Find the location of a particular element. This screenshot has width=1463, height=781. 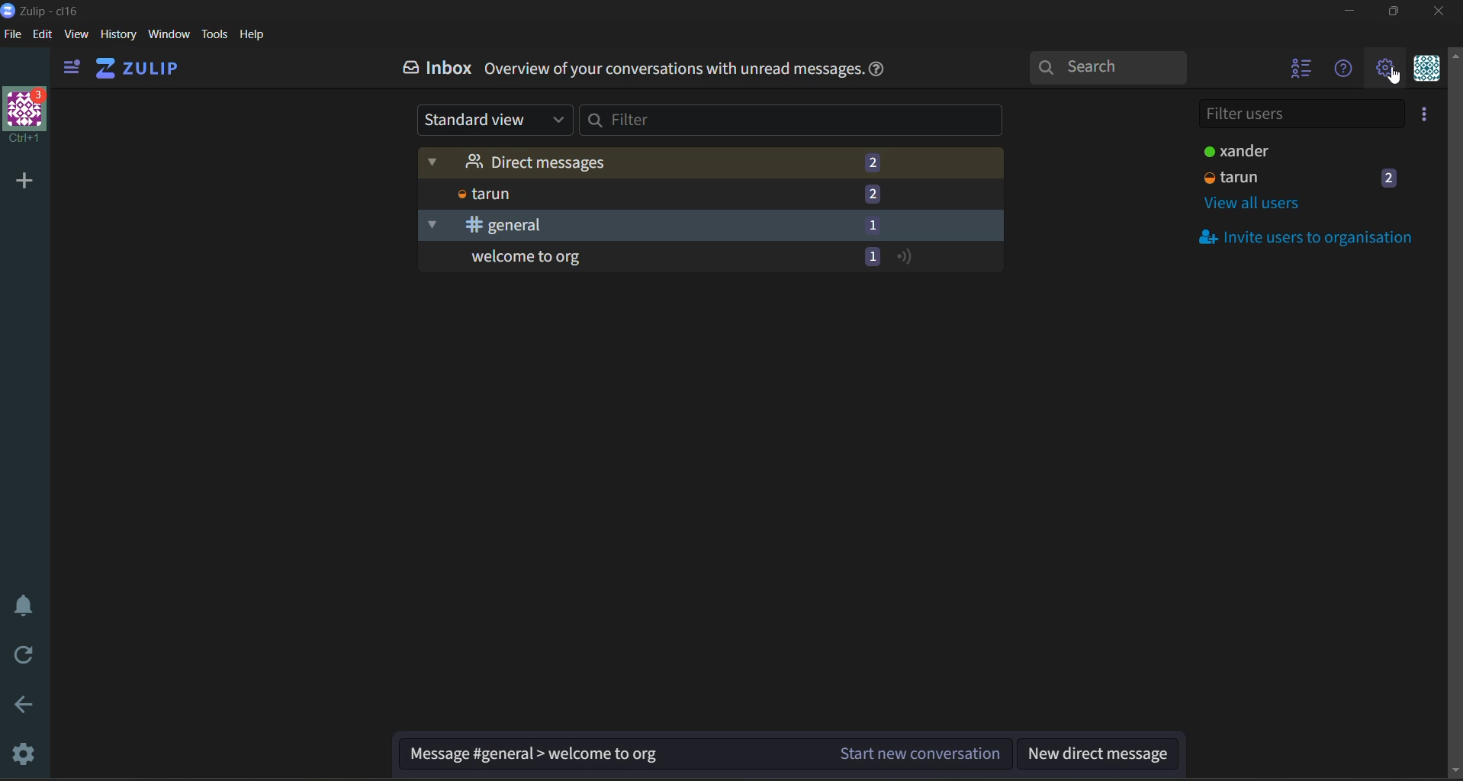

inbox is located at coordinates (436, 69).